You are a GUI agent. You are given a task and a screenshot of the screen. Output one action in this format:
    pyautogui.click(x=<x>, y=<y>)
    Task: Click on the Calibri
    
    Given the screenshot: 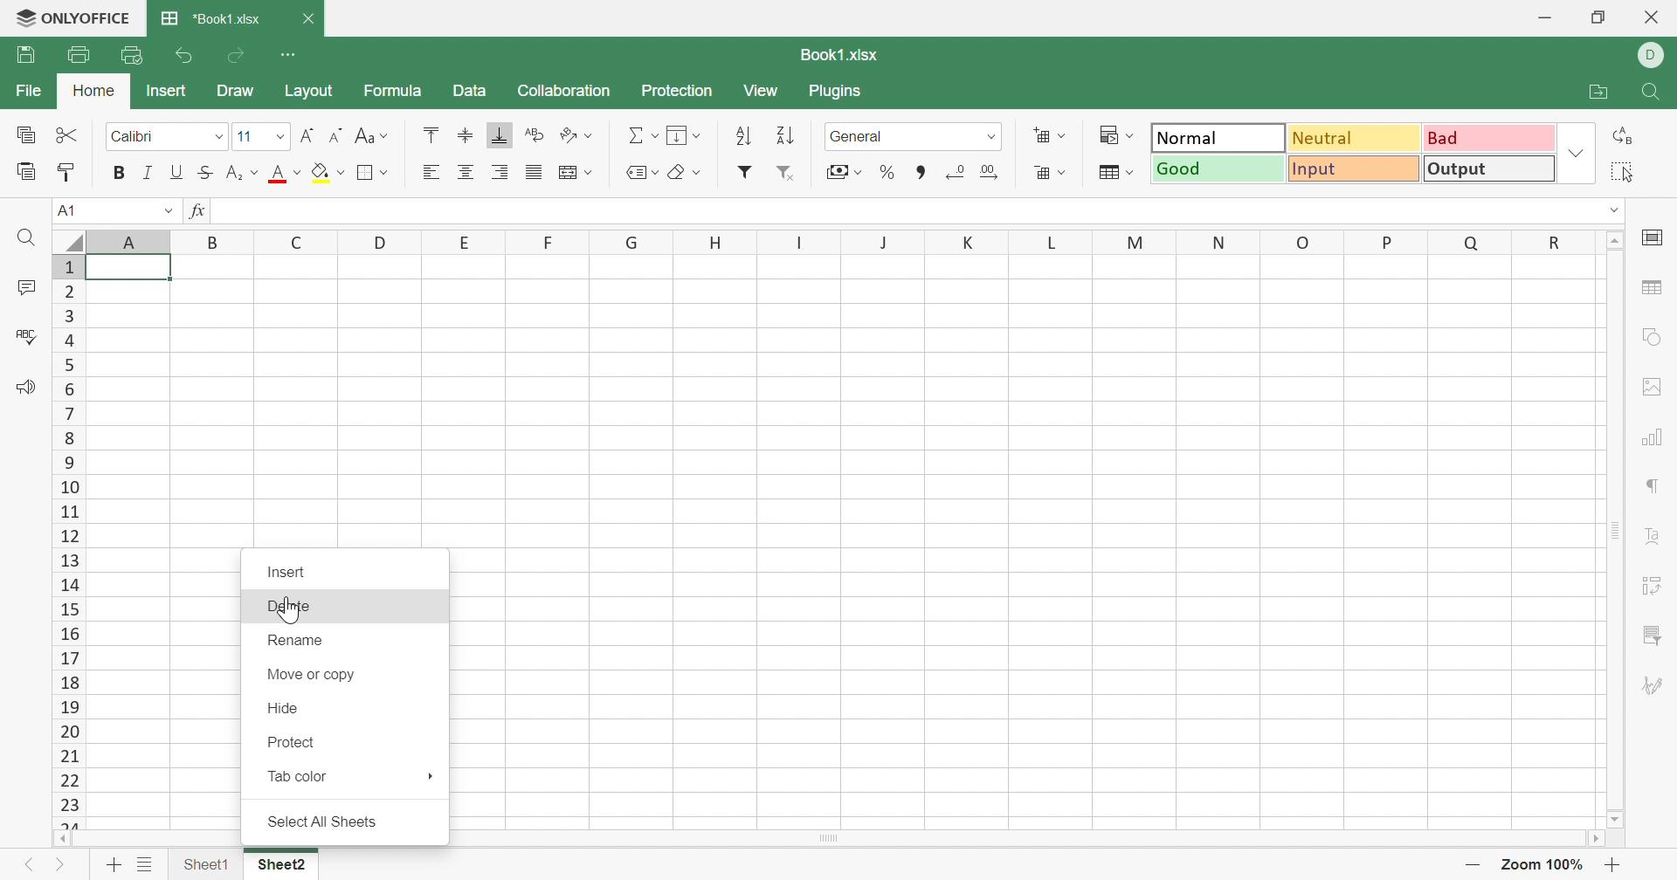 What is the action you would take?
    pyautogui.click(x=134, y=134)
    